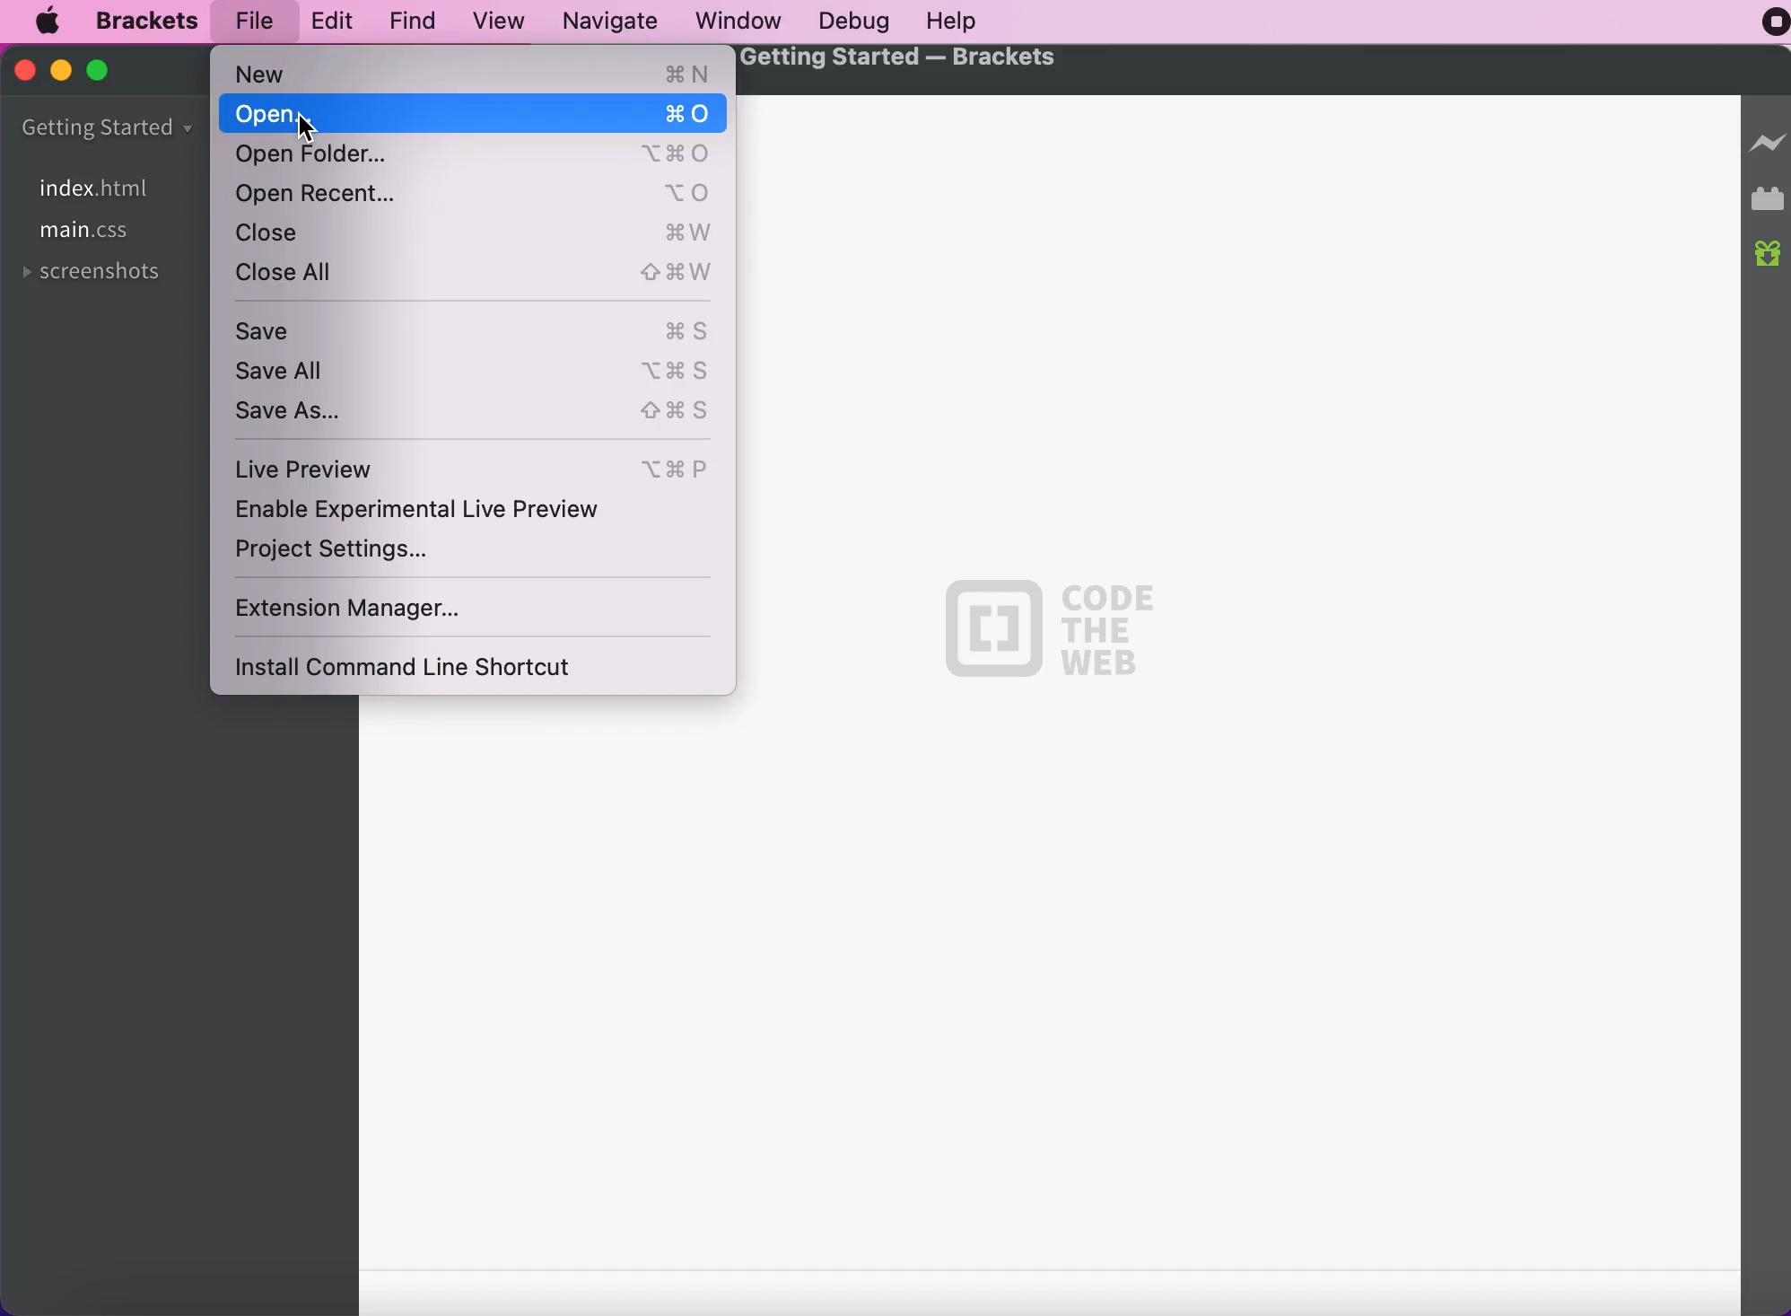 The image size is (1791, 1316). Describe the element at coordinates (100, 276) in the screenshot. I see `screenshots` at that location.